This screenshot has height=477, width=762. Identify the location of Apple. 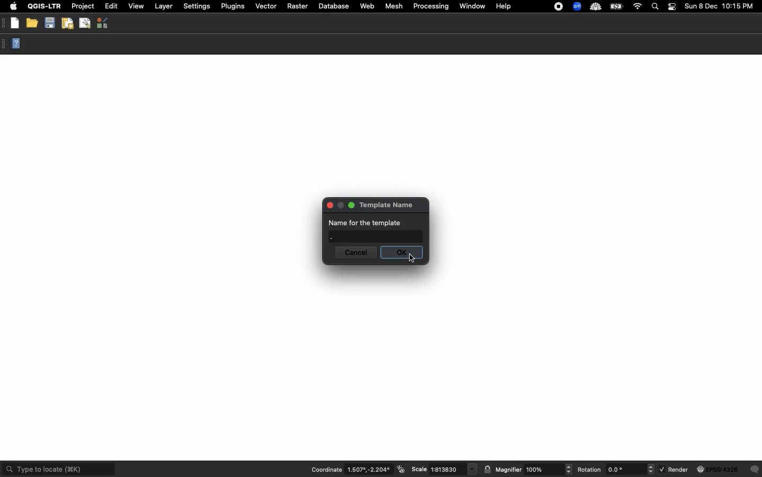
(13, 6).